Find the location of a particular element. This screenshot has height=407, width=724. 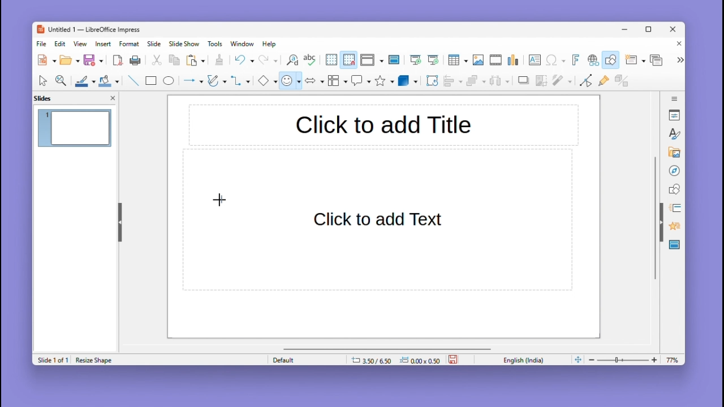

copy format is located at coordinates (218, 61).